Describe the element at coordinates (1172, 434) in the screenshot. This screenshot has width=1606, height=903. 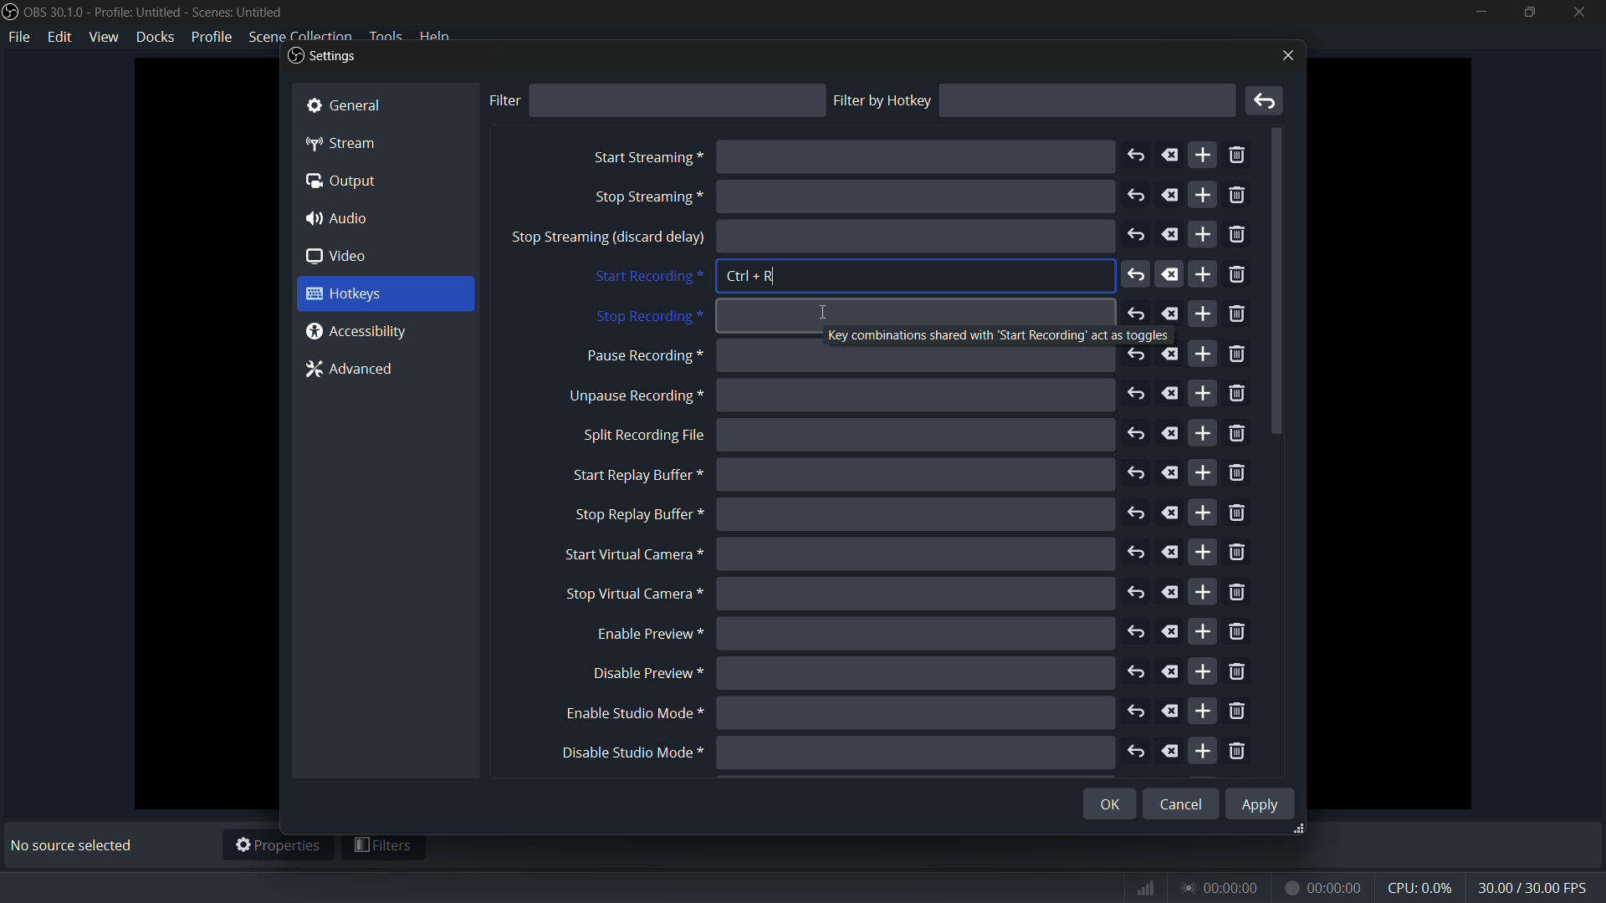
I see `delete` at that location.